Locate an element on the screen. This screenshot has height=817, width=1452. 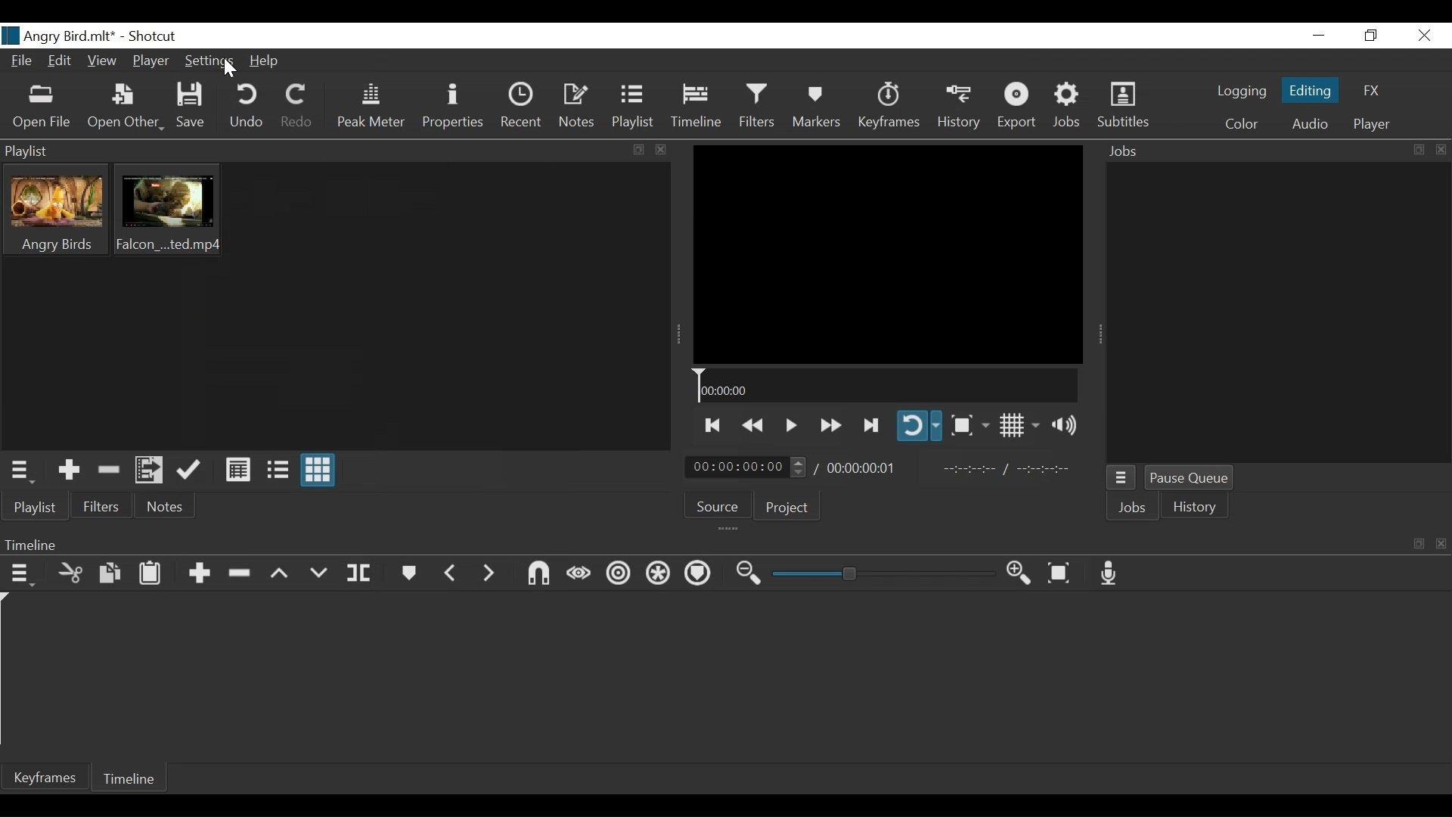
Properties is located at coordinates (453, 109).